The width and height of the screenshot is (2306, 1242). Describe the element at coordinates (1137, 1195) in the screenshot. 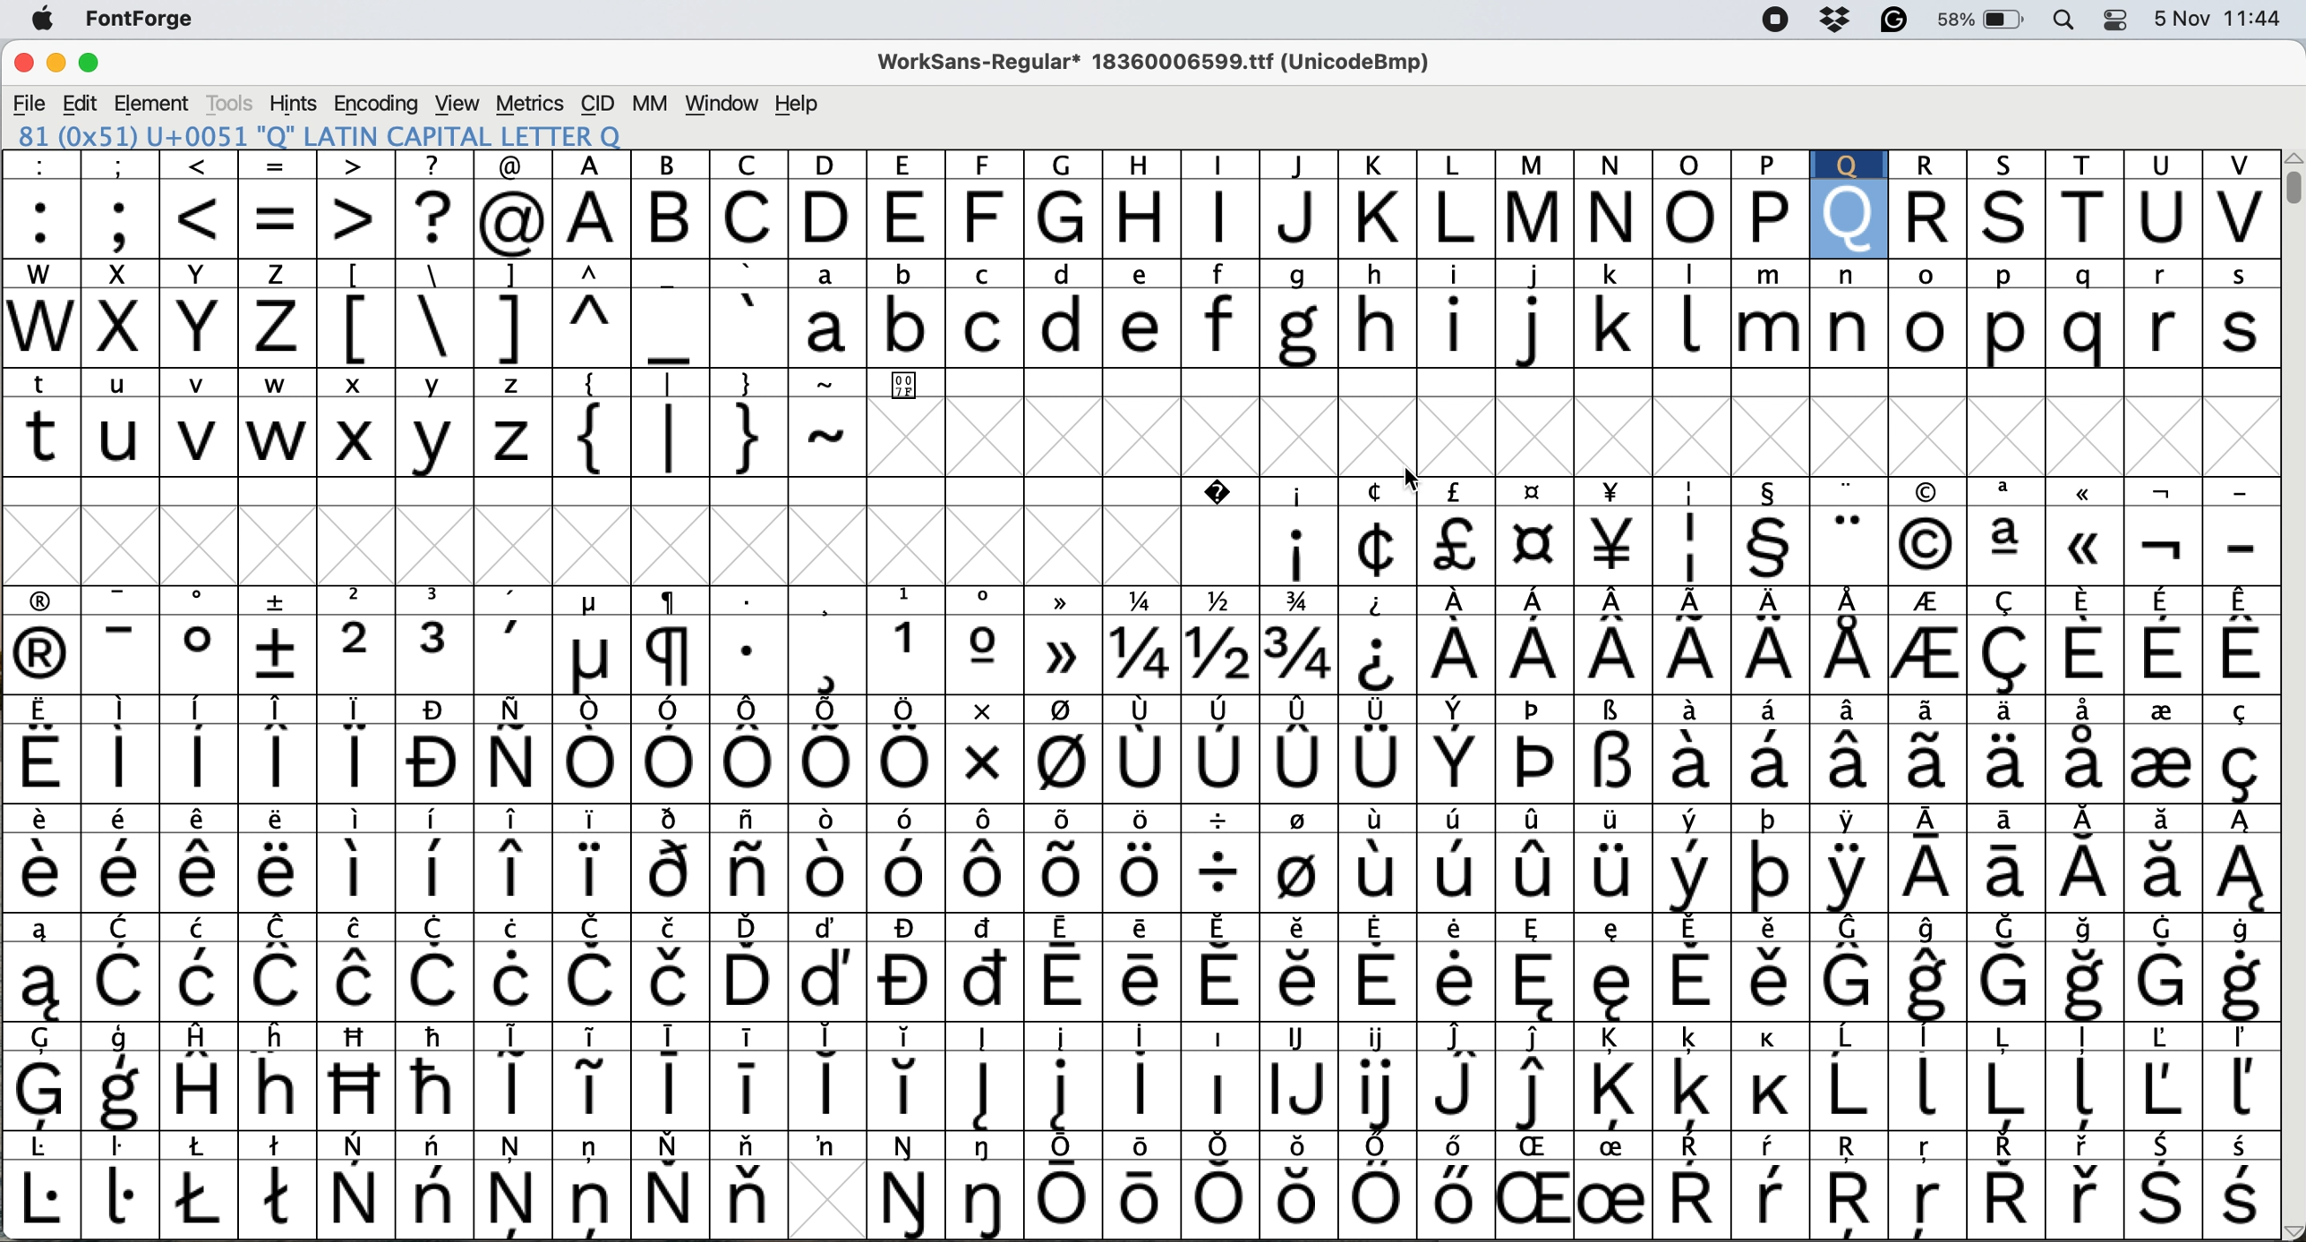

I see `special characters` at that location.